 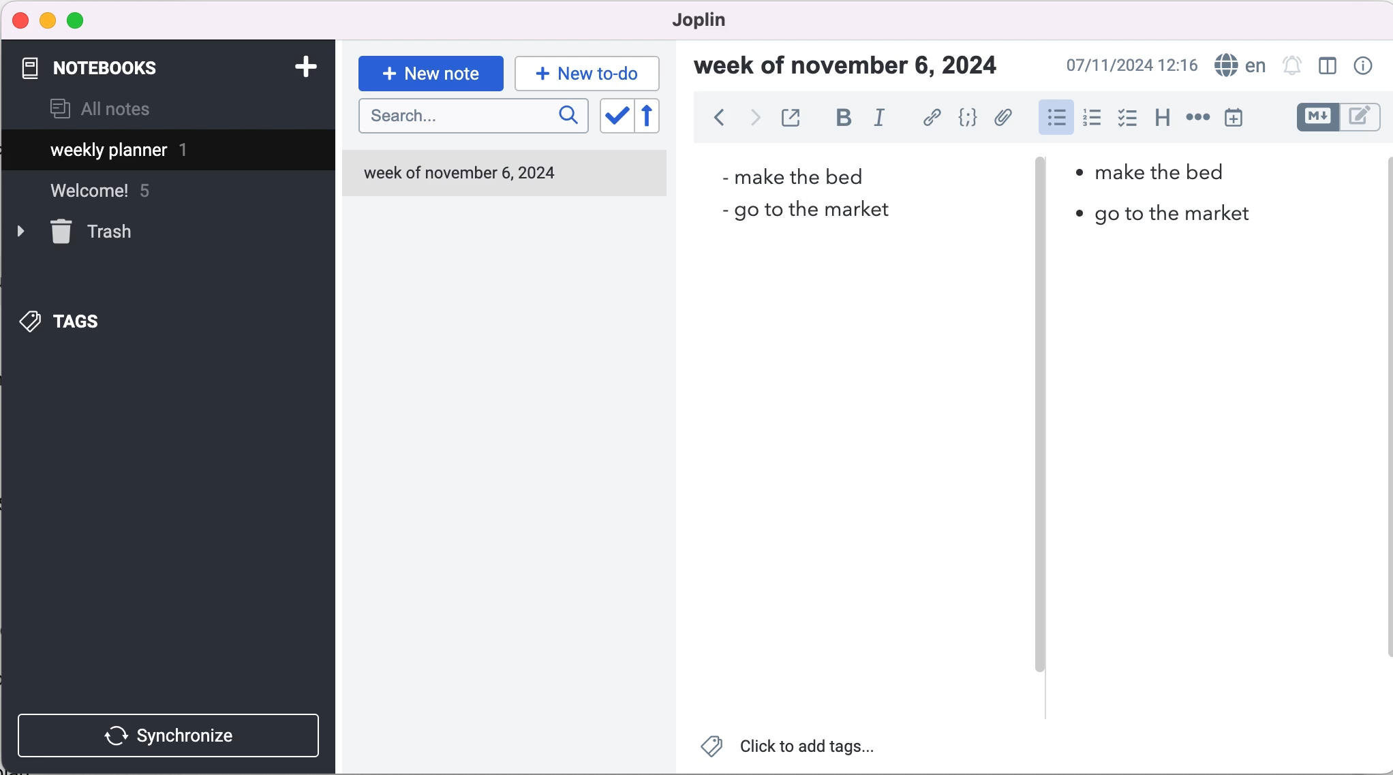 What do you see at coordinates (659, 118) in the screenshot?
I see `reverse sort order` at bounding box center [659, 118].